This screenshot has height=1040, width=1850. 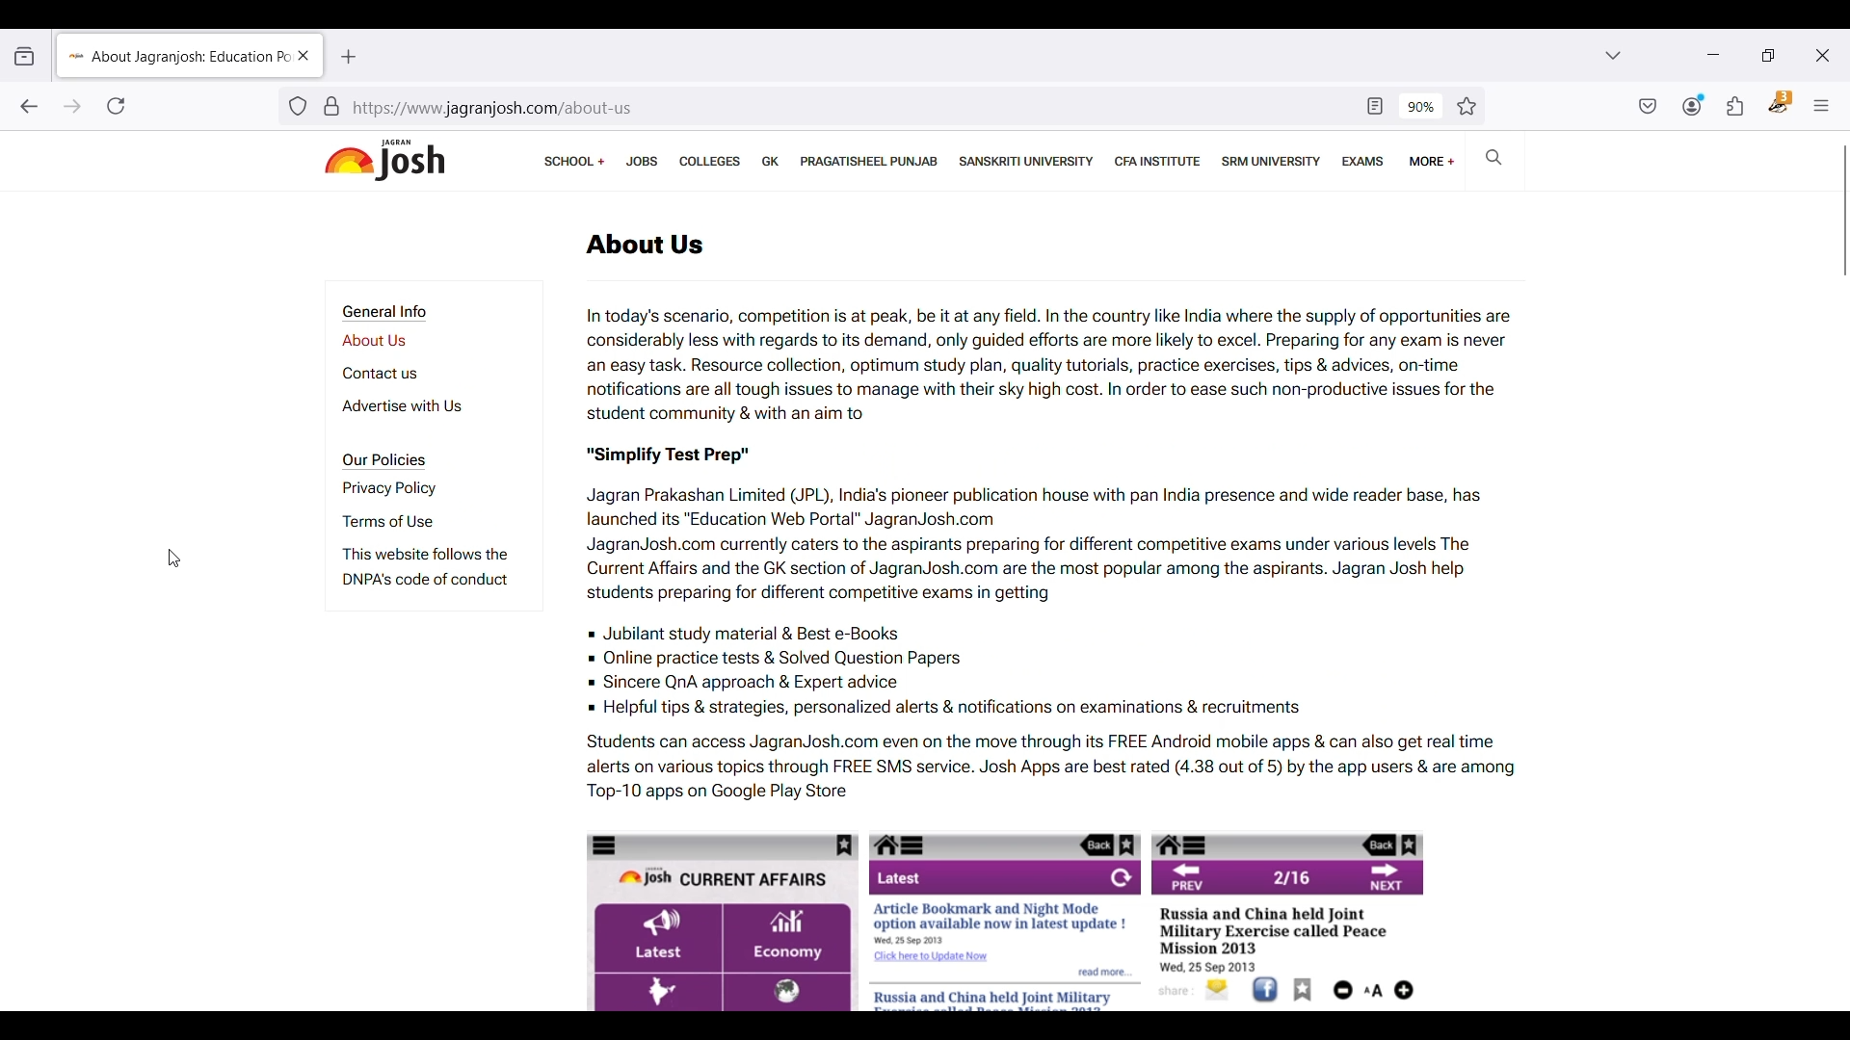 I want to click on Website's mobile UI, so click(x=1010, y=920).